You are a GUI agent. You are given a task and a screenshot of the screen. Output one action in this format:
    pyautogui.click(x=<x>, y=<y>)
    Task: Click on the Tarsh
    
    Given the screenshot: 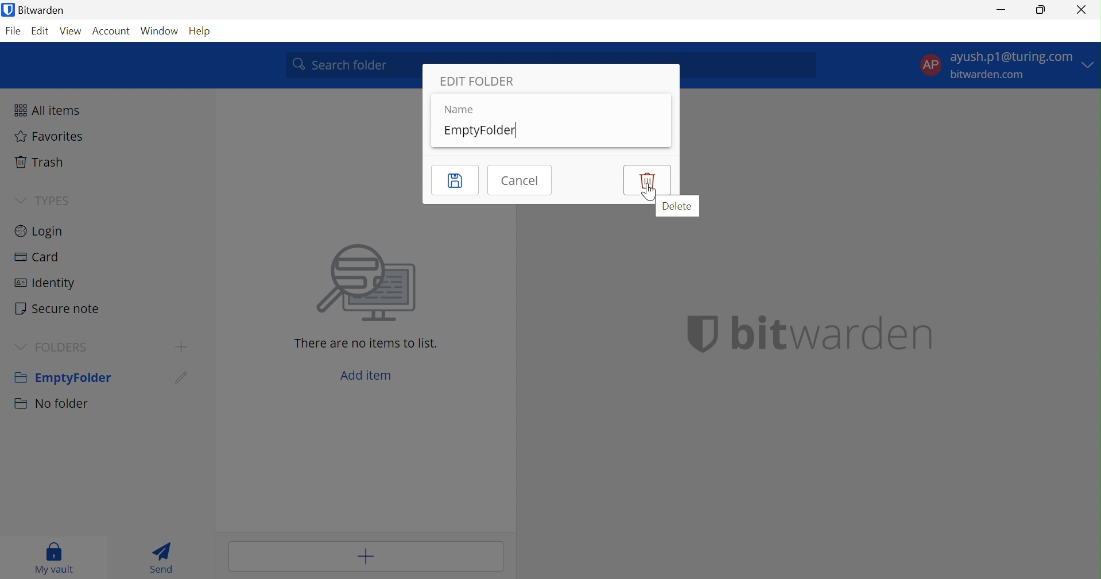 What is the action you would take?
    pyautogui.click(x=43, y=162)
    